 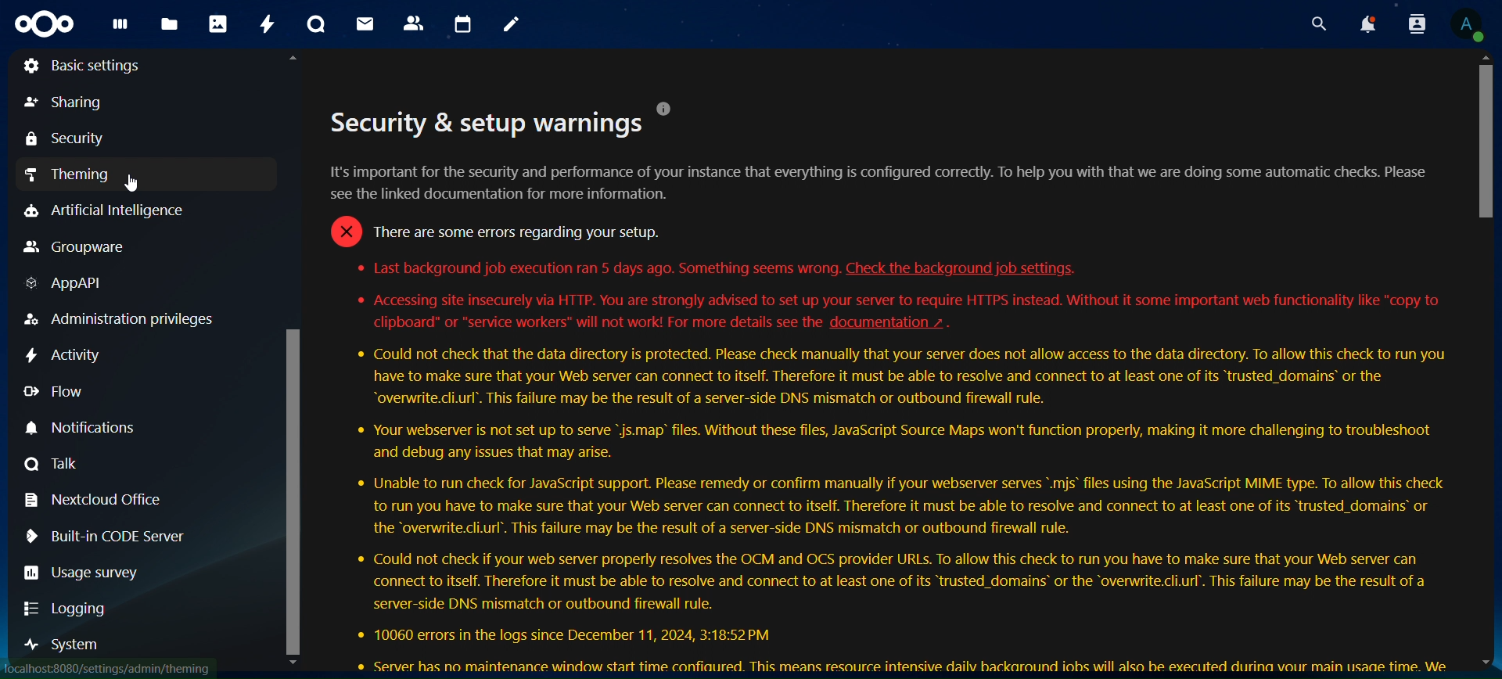 What do you see at coordinates (1482, 135) in the screenshot?
I see `scroll bar` at bounding box center [1482, 135].